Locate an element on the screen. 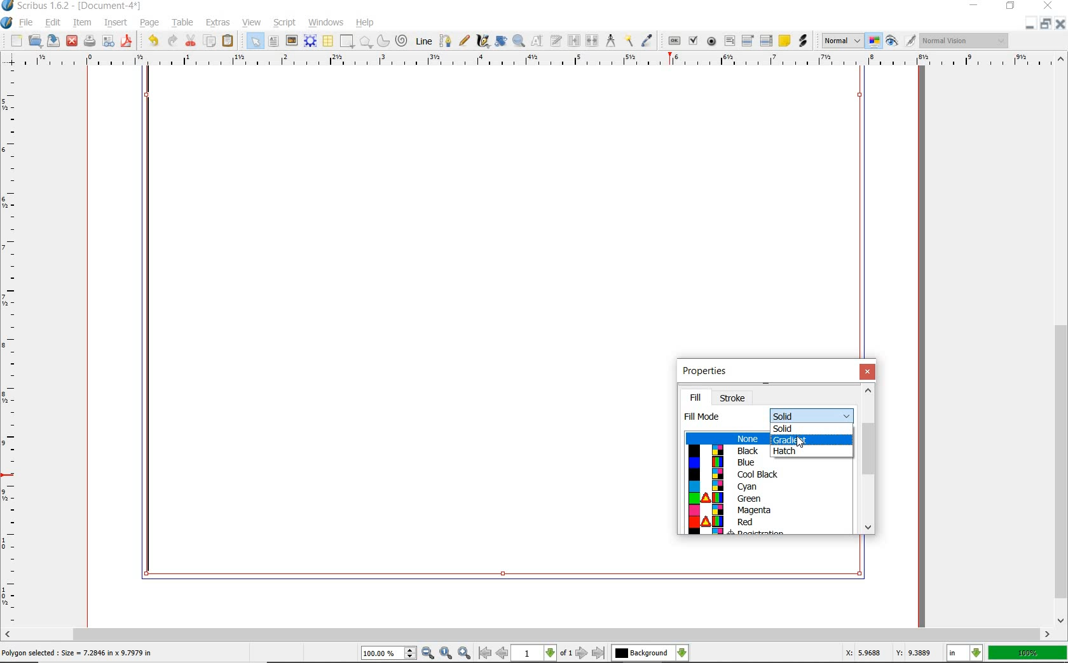 Image resolution: width=1068 pixels, height=663 pixels. Normal is located at coordinates (842, 41).